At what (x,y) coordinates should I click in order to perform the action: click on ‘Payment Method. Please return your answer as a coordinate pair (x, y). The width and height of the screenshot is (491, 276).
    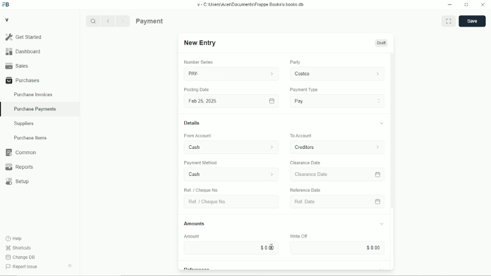
    Looking at the image, I should click on (204, 164).